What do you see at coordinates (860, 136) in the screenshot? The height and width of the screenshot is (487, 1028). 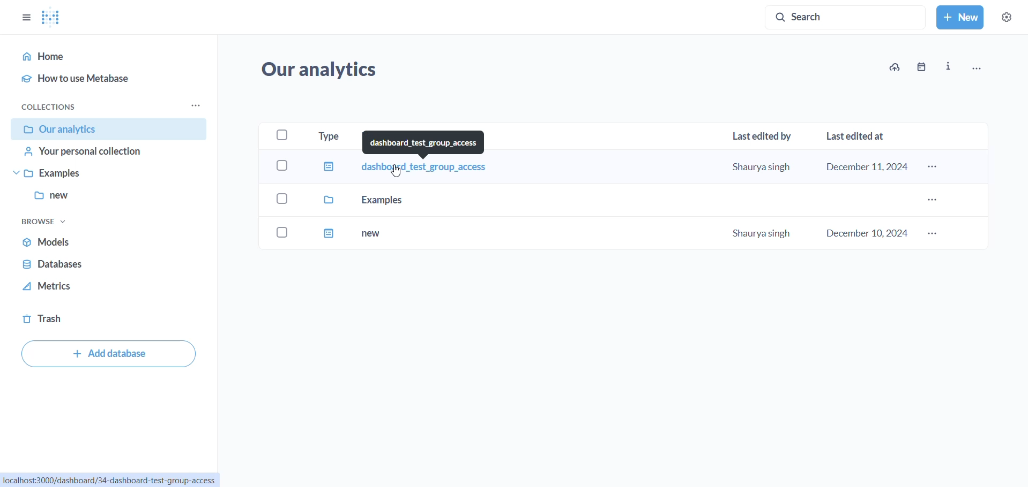 I see `last edited at ` at bounding box center [860, 136].